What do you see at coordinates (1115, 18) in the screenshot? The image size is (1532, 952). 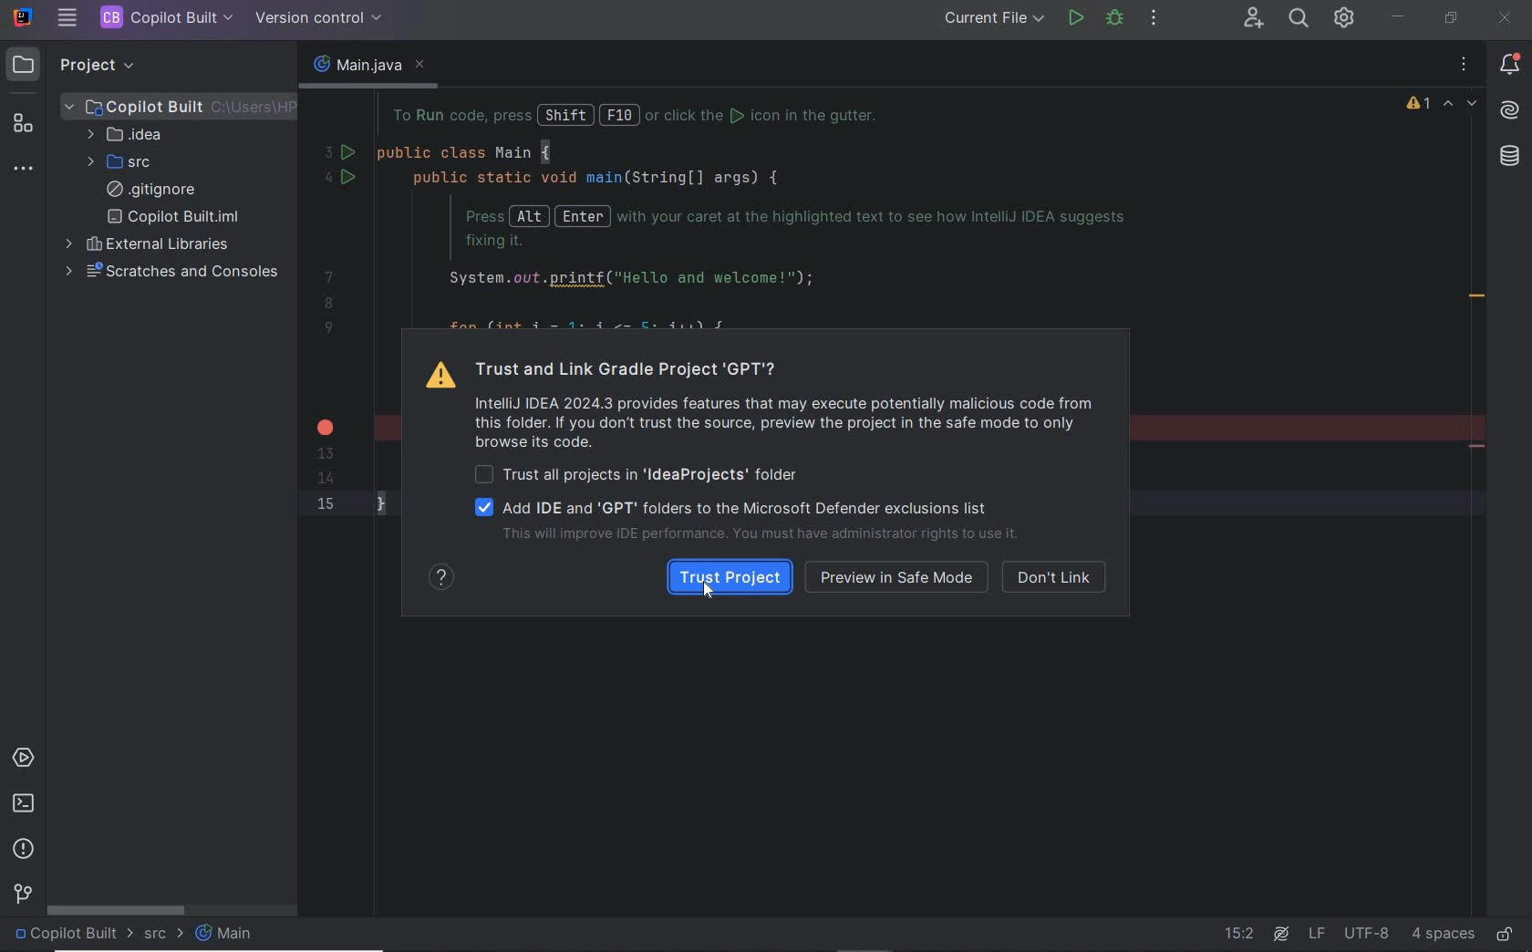 I see `DEBUG` at bounding box center [1115, 18].